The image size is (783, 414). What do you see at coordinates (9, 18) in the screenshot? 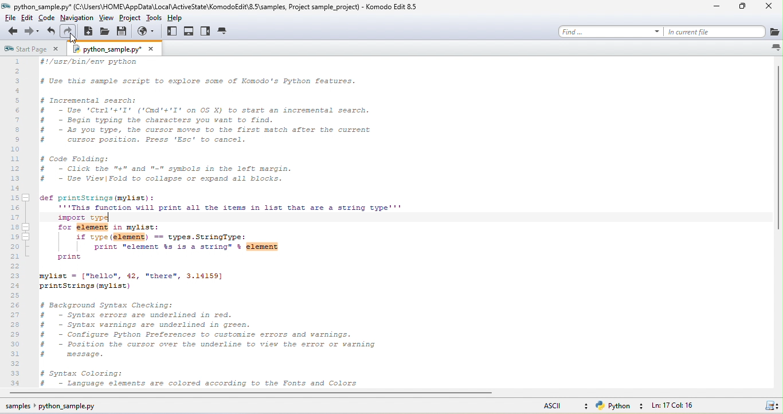
I see `file` at bounding box center [9, 18].